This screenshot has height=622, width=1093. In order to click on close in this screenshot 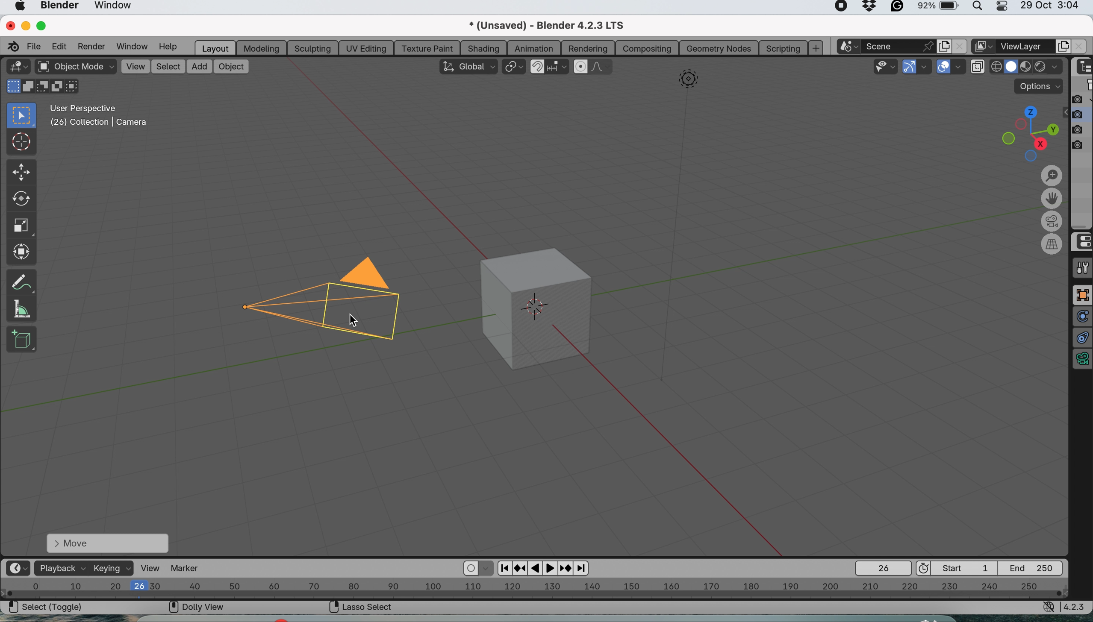, I will do `click(9, 24)`.